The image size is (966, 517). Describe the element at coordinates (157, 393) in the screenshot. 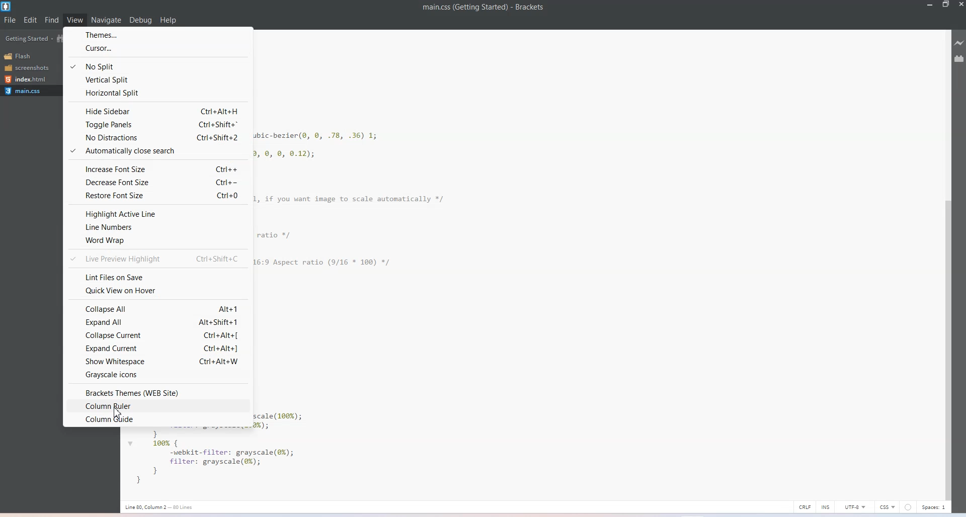

I see `Bracket themes WEB site` at that location.